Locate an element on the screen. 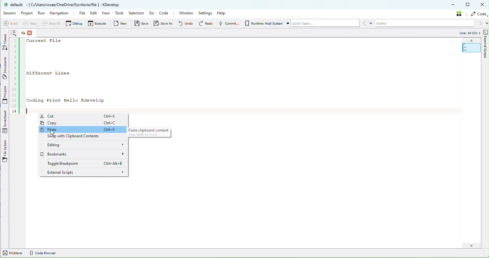 The image size is (489, 258). Session is located at coordinates (10, 13).